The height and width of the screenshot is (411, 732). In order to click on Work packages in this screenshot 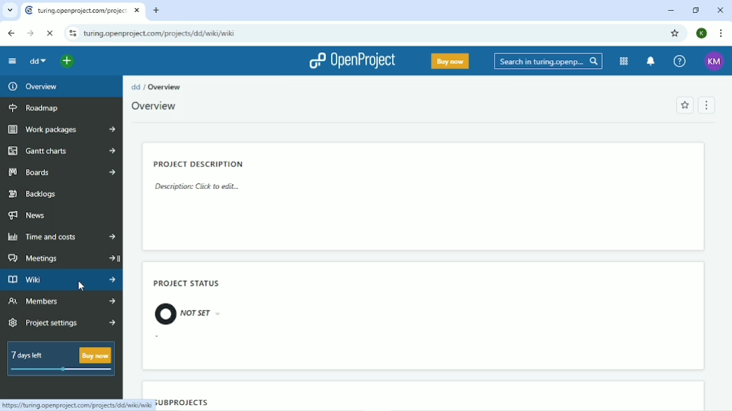, I will do `click(60, 129)`.